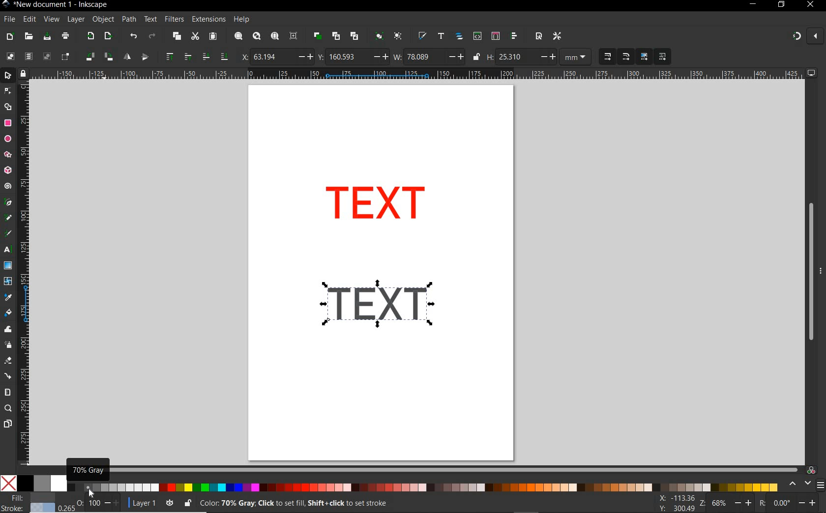 Image resolution: width=826 pixels, height=513 pixels. Describe the element at coordinates (495, 36) in the screenshot. I see `open selectors` at that location.